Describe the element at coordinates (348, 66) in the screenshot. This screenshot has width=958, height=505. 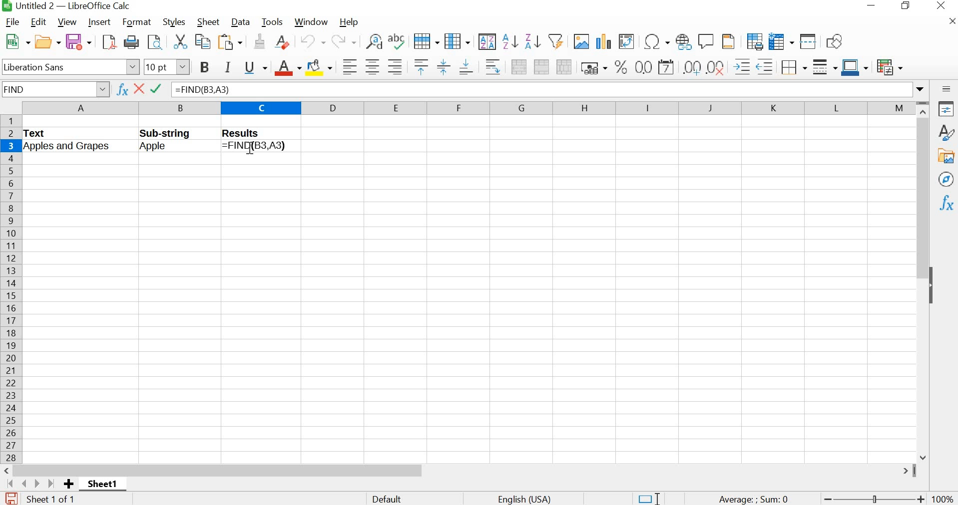
I see `align left` at that location.